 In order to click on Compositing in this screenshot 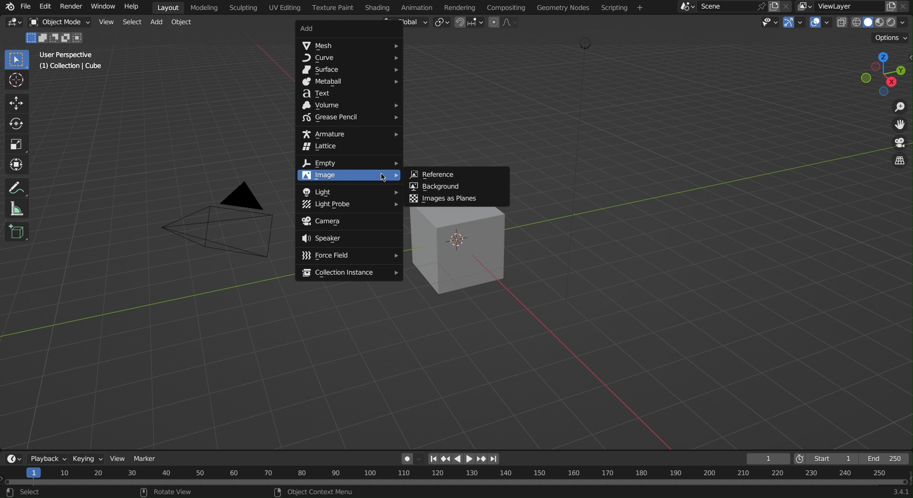, I will do `click(505, 7)`.